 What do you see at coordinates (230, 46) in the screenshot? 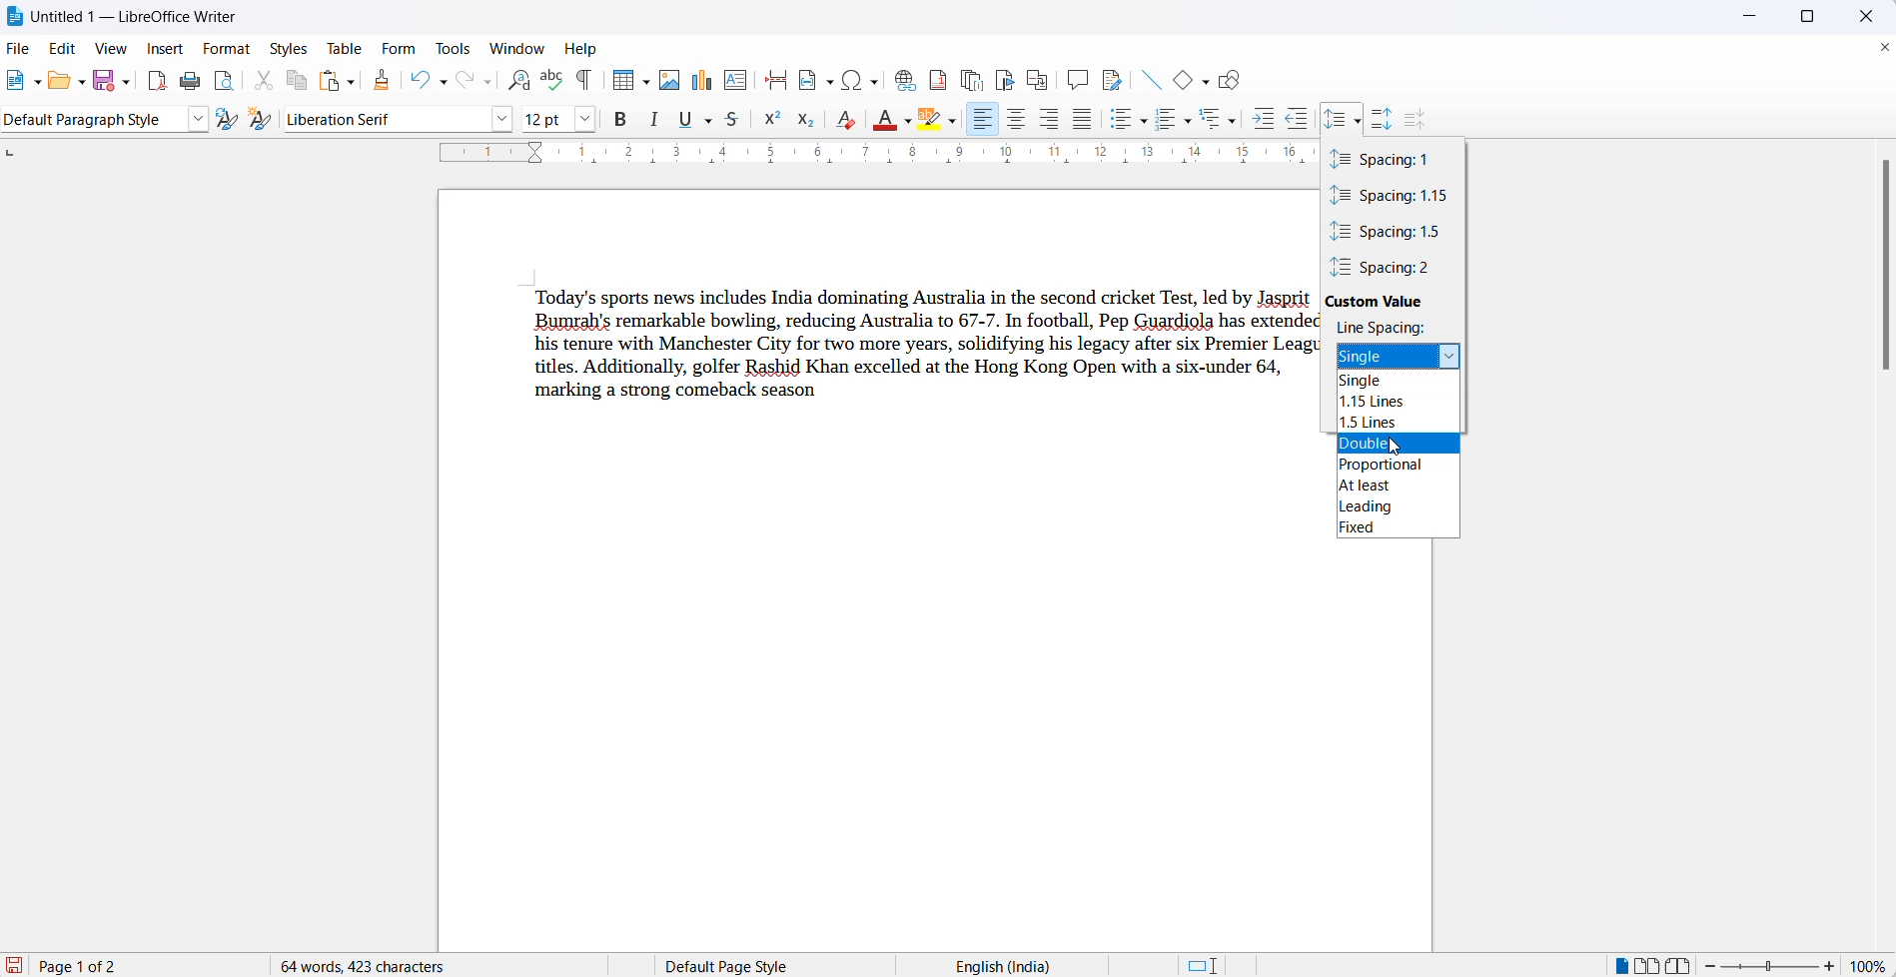
I see `format` at bounding box center [230, 46].